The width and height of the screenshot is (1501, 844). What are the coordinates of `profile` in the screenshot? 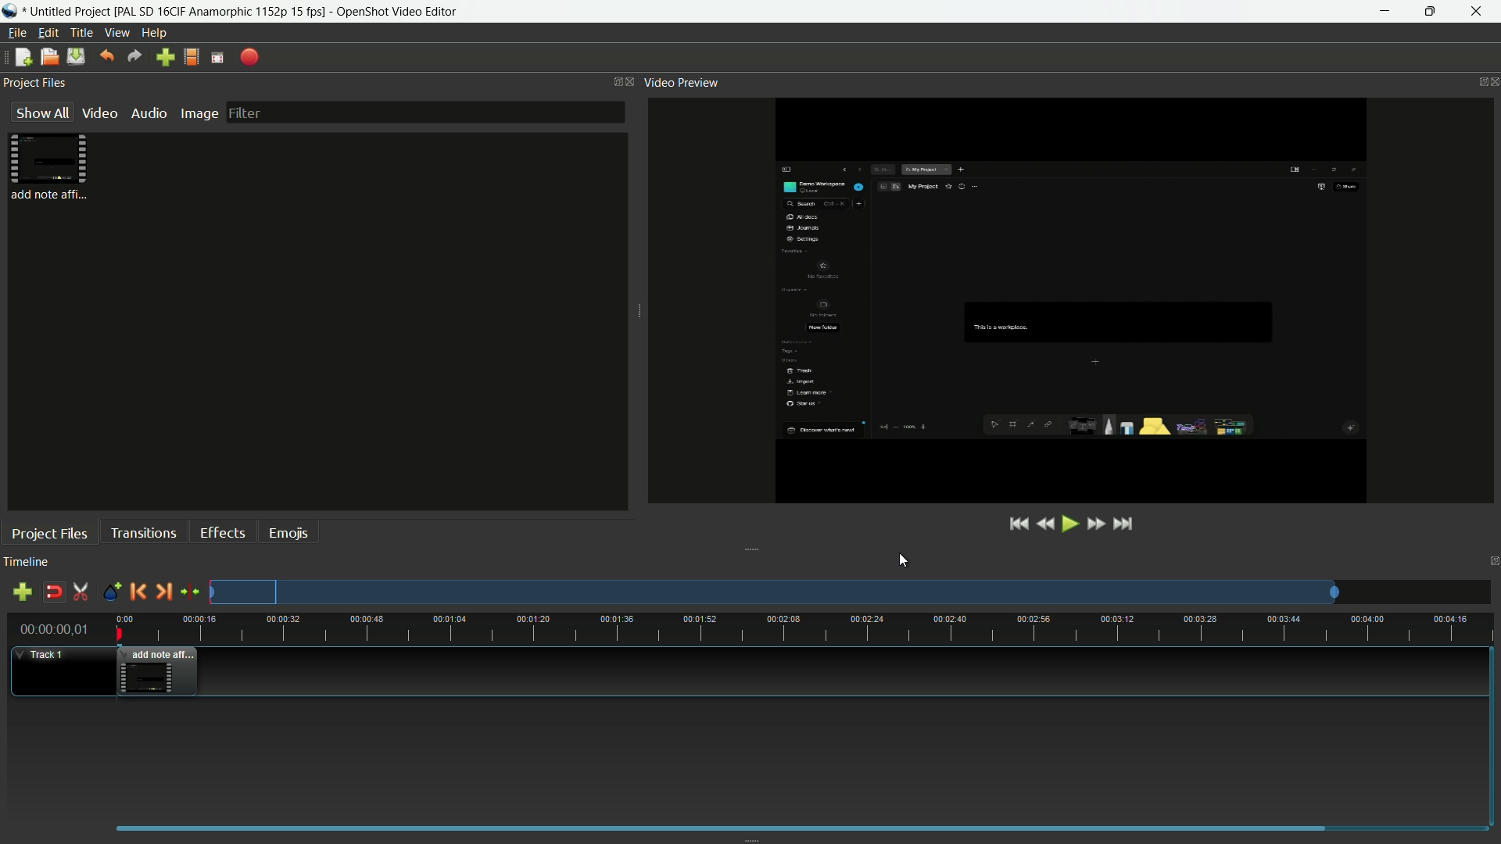 It's located at (191, 57).